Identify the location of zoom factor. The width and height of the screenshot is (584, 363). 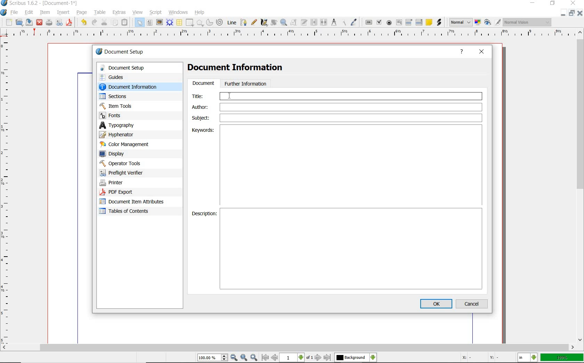
(561, 358).